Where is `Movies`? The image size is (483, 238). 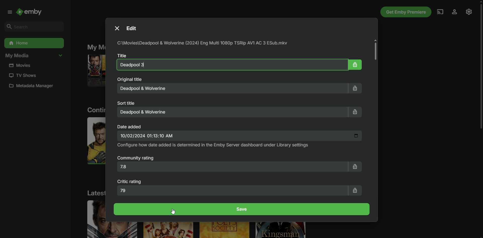 Movies is located at coordinates (22, 66).